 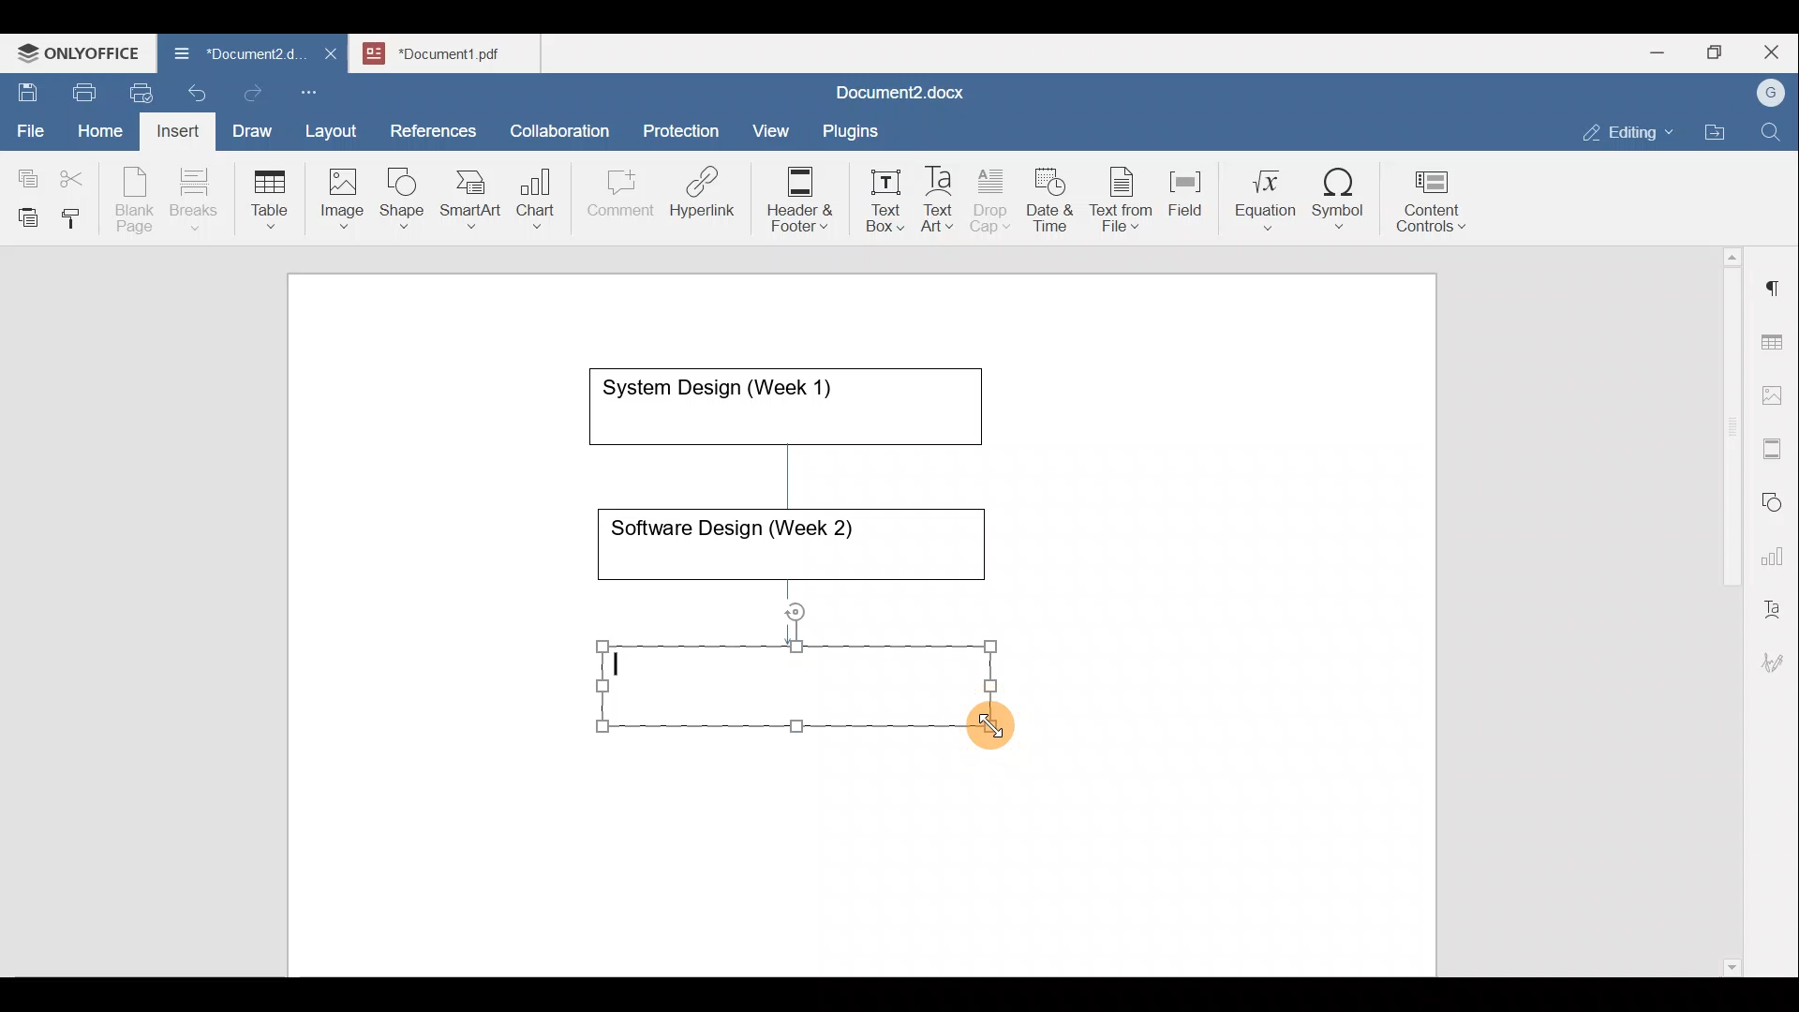 What do you see at coordinates (1776, 444) in the screenshot?
I see `Headers & footers` at bounding box center [1776, 444].